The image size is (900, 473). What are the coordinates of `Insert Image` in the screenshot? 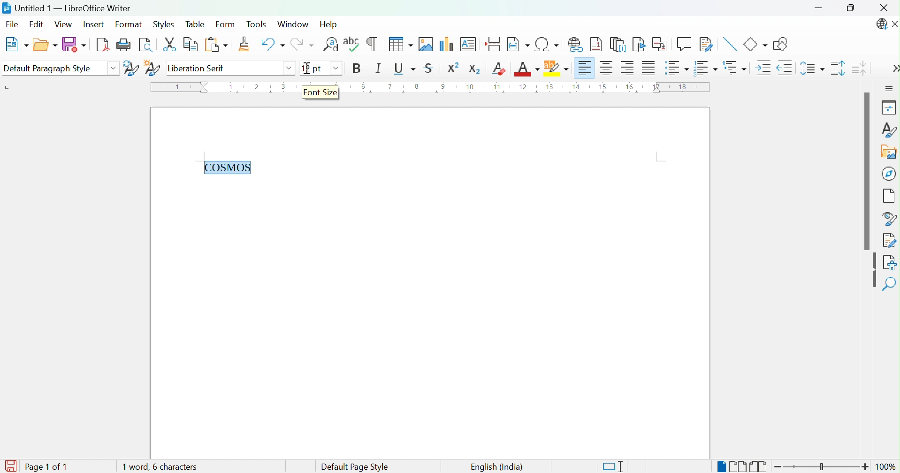 It's located at (426, 44).